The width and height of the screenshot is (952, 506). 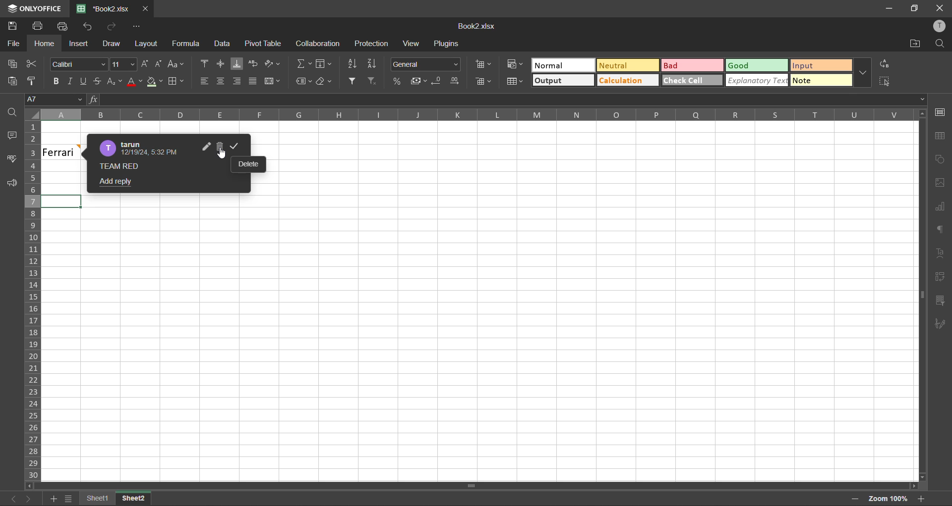 I want to click on insert cells, so click(x=485, y=65).